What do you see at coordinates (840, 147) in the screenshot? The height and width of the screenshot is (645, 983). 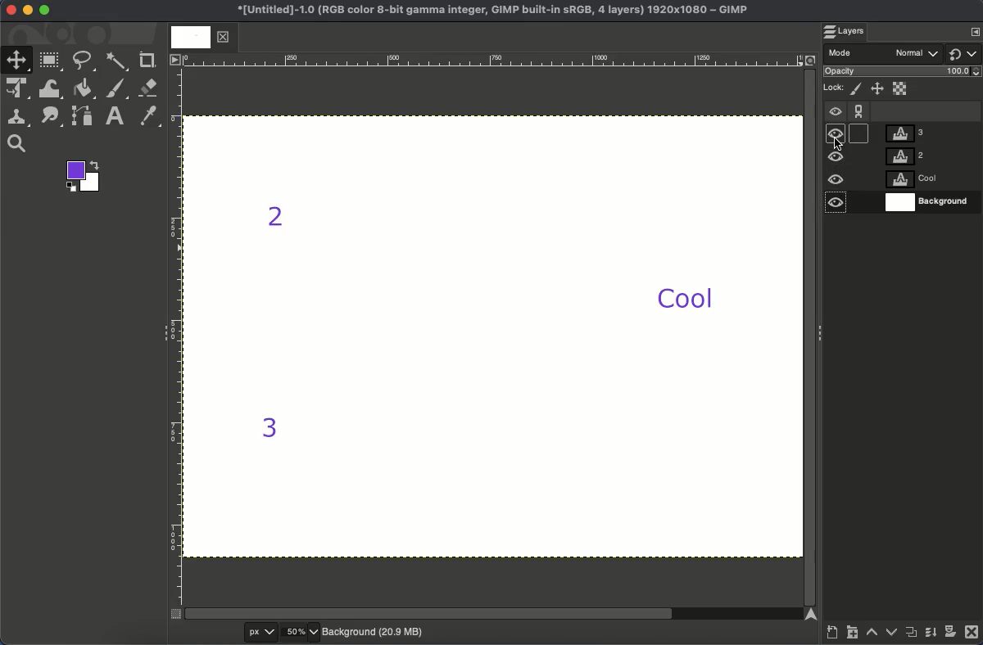 I see `cursor` at bounding box center [840, 147].